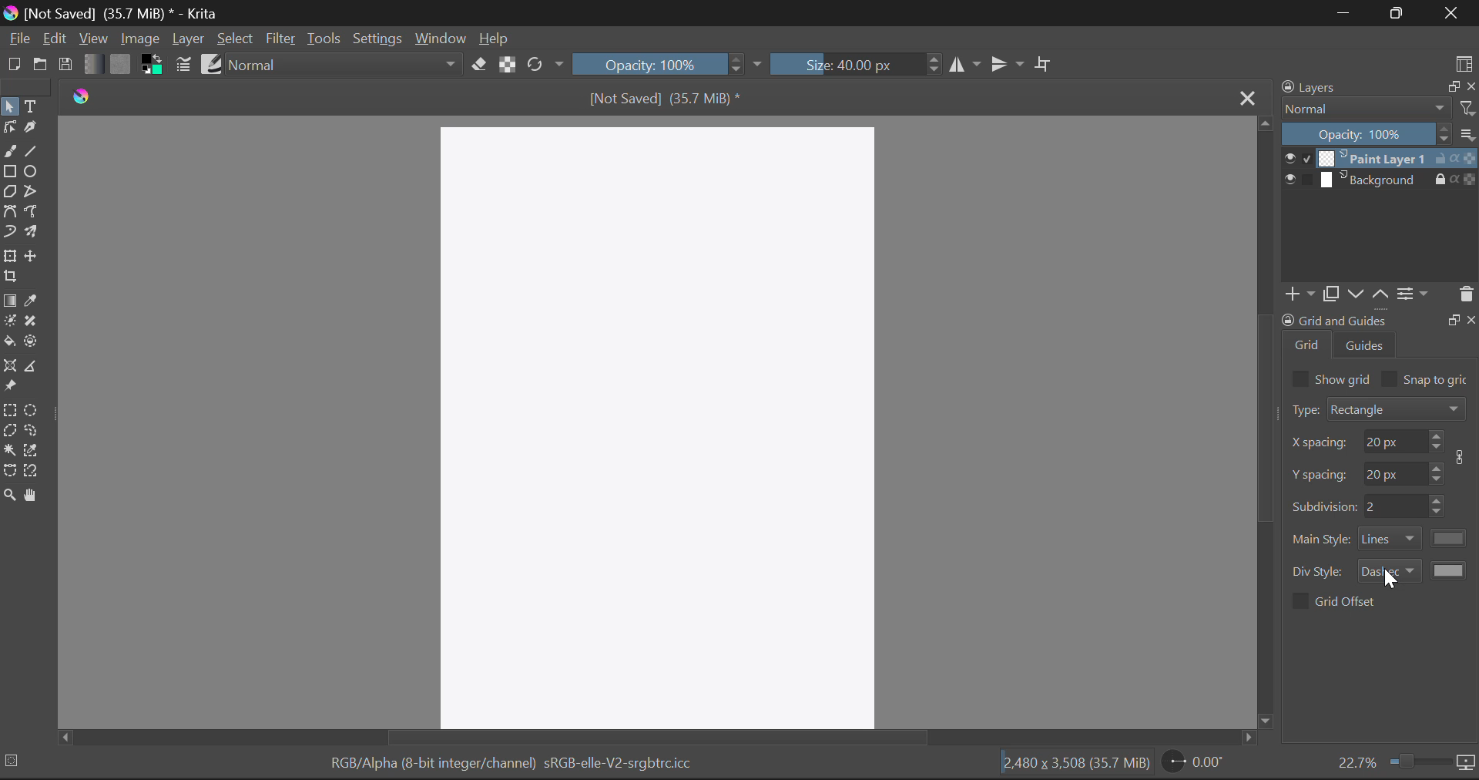 This screenshot has height=780, width=1479. I want to click on Crop, so click(1045, 63).